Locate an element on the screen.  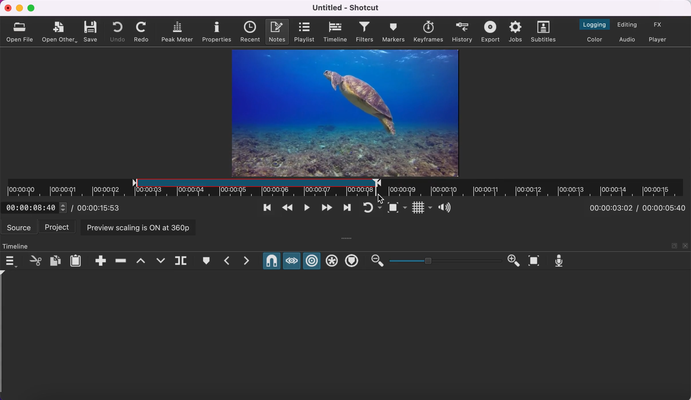
overwrite is located at coordinates (160, 261).